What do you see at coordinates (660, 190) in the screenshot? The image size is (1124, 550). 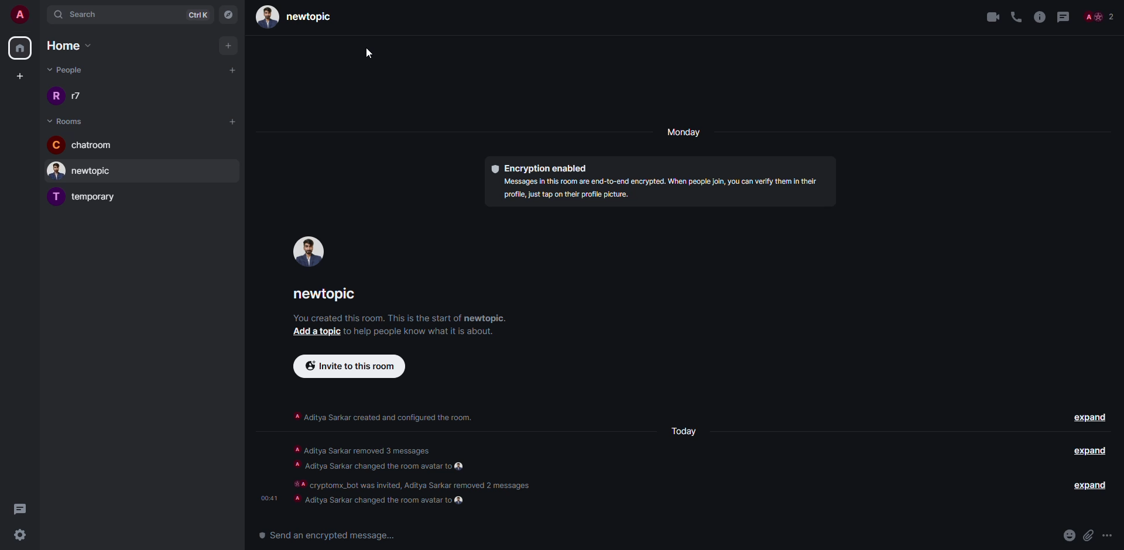 I see `info` at bounding box center [660, 190].